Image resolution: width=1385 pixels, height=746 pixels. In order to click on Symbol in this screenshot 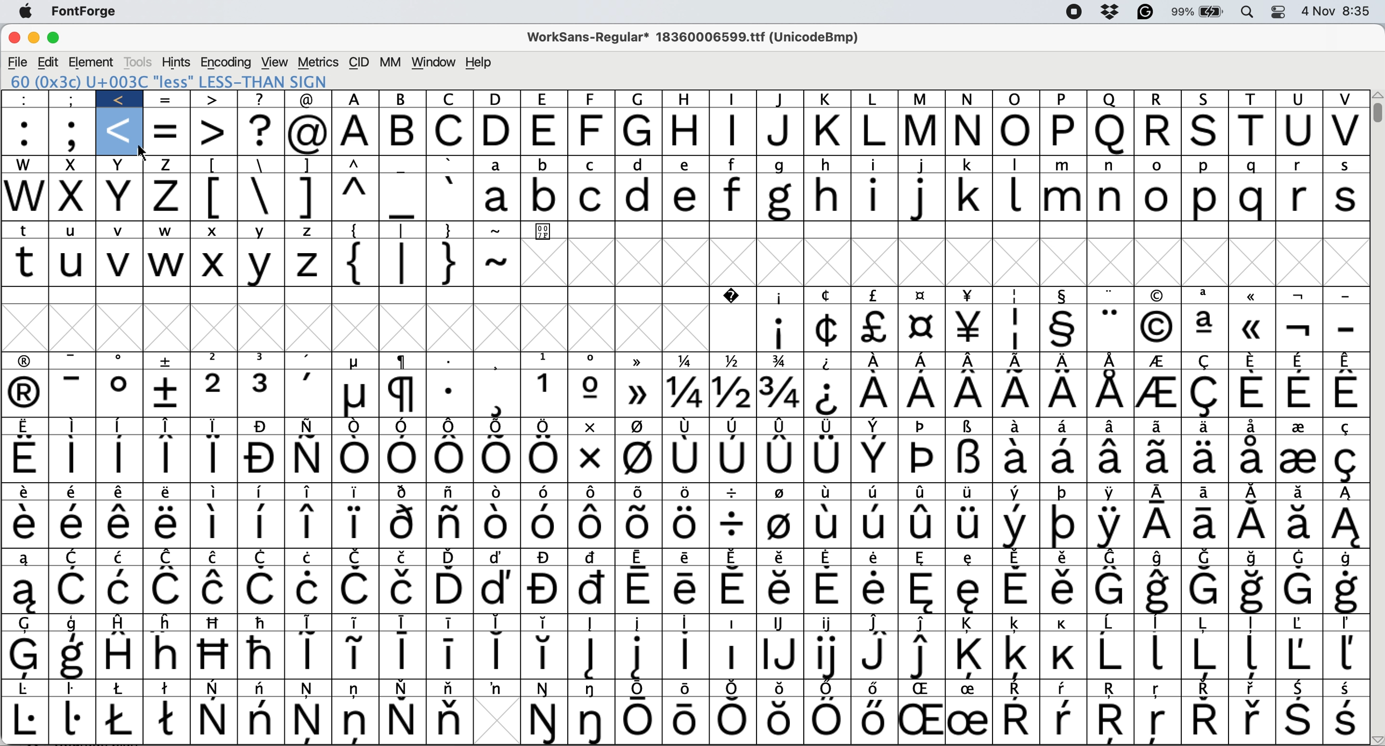, I will do `click(402, 491)`.